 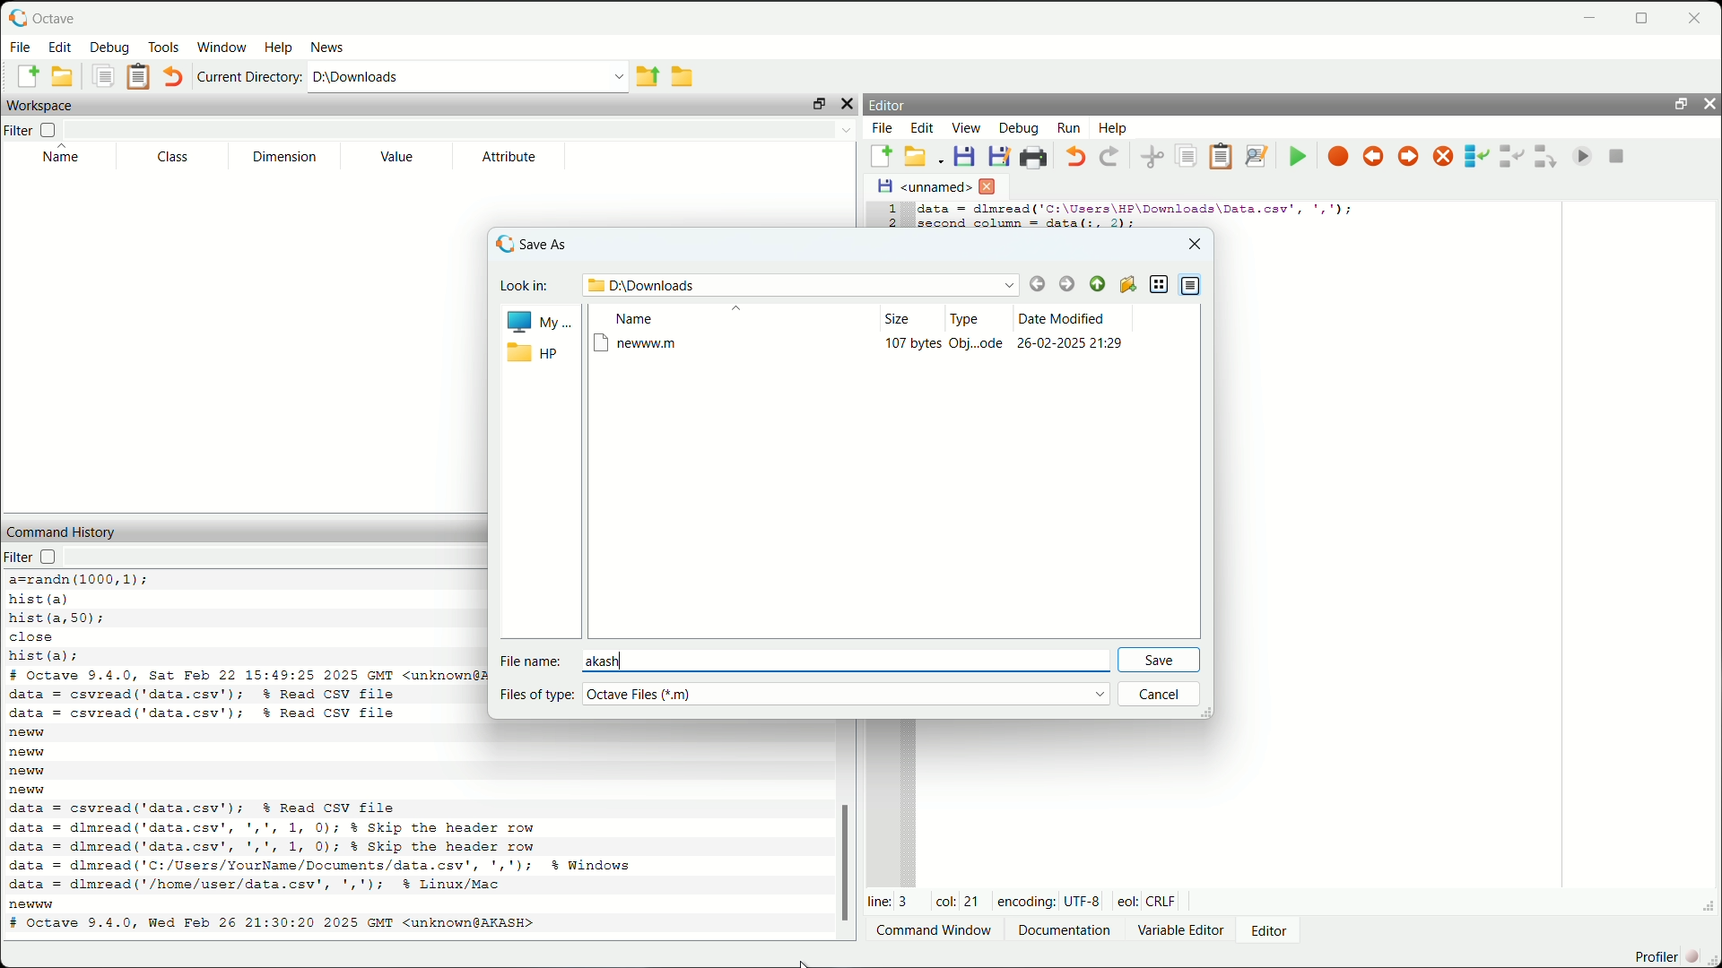 I want to click on save file and run/continue, so click(x=1297, y=156).